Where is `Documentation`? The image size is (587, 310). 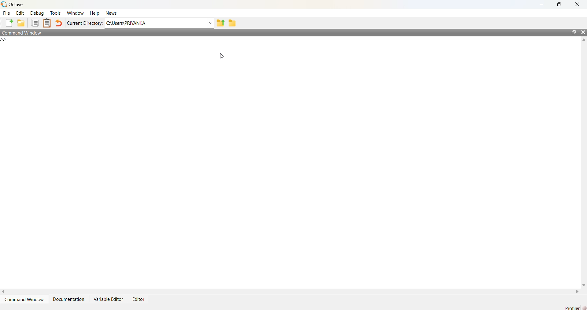
Documentation is located at coordinates (69, 299).